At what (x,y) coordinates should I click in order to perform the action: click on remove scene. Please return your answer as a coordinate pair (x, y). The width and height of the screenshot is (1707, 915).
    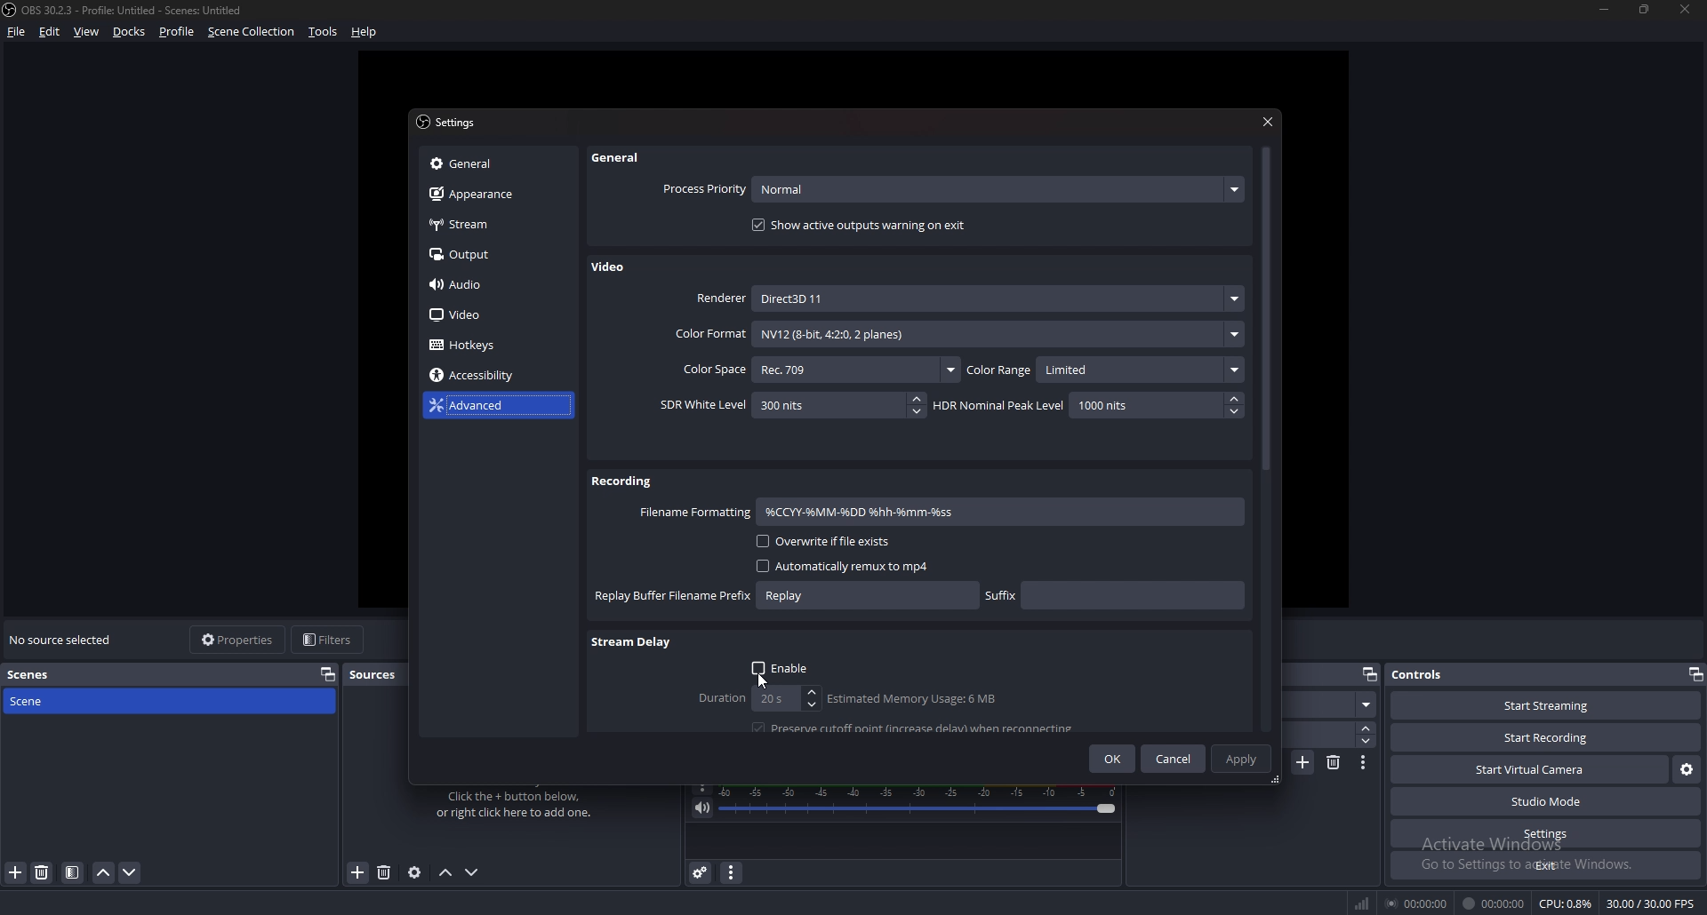
    Looking at the image, I should click on (1334, 763).